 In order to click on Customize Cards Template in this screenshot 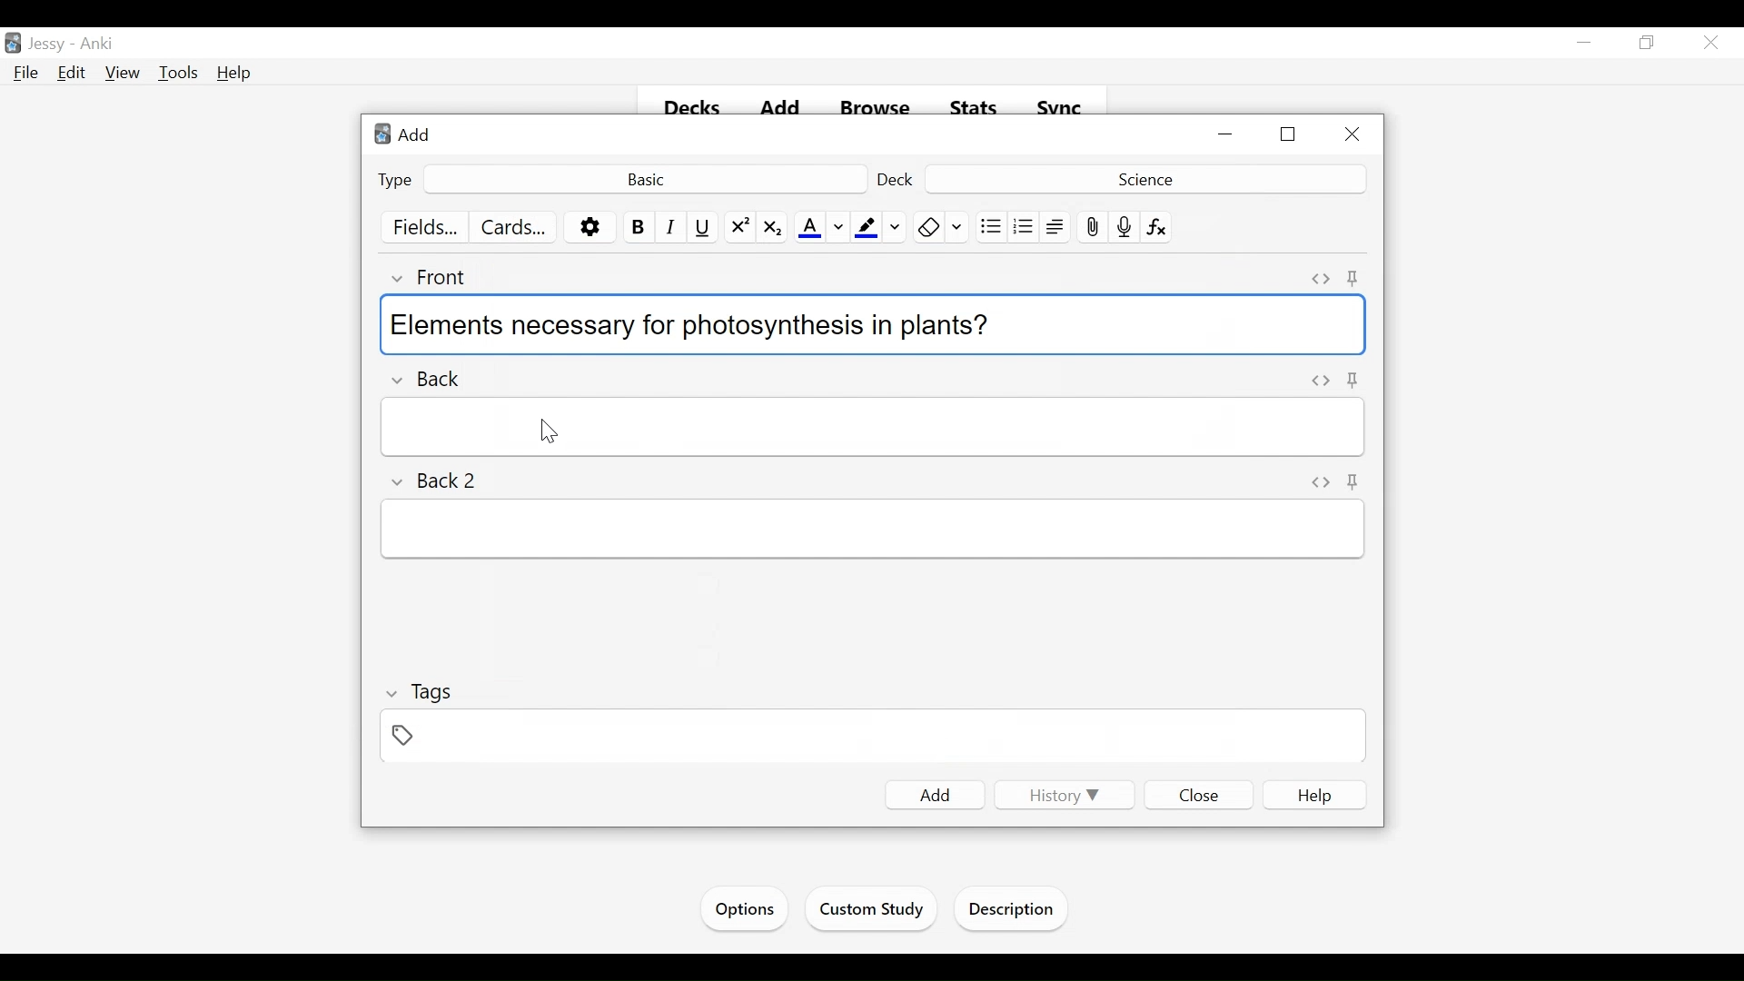, I will do `click(514, 227)`.